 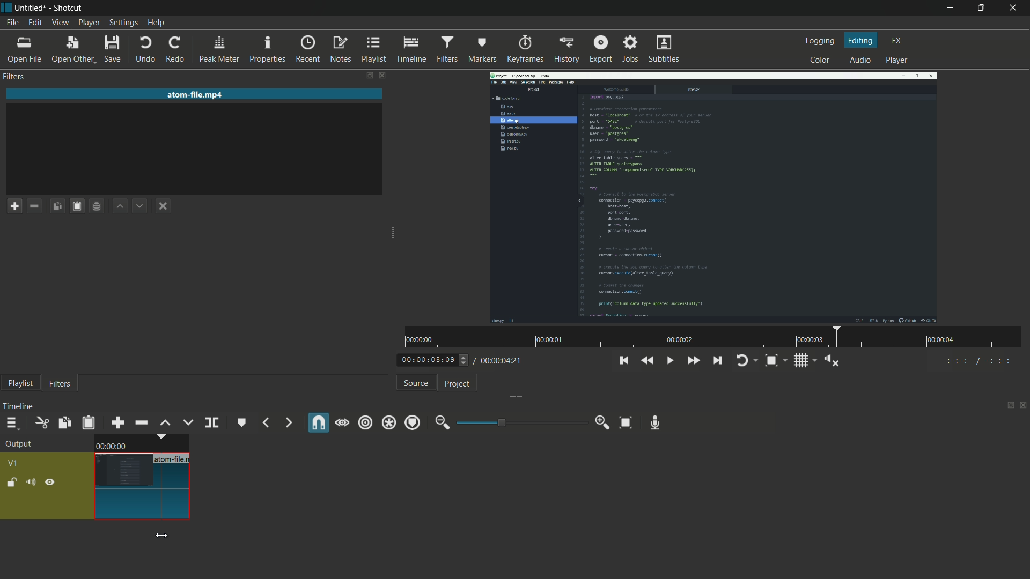 I want to click on change layout, so click(x=1010, y=405).